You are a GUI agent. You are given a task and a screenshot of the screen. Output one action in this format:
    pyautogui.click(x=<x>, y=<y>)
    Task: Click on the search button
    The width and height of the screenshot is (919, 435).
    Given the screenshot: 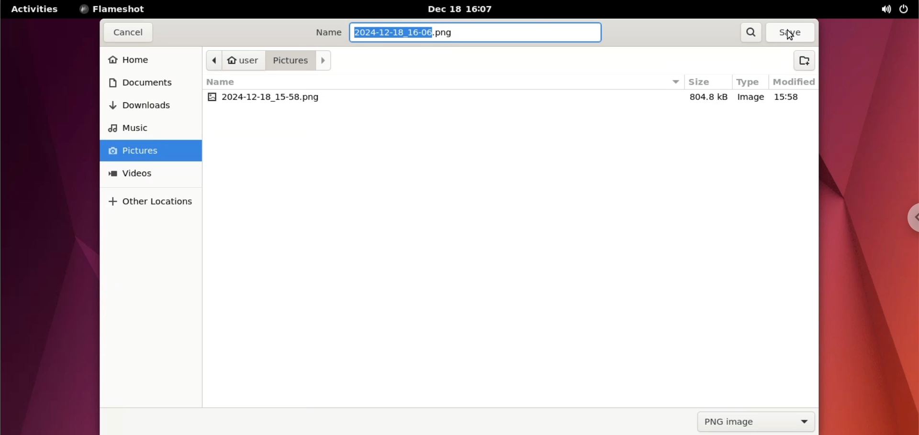 What is the action you would take?
    pyautogui.click(x=751, y=33)
    